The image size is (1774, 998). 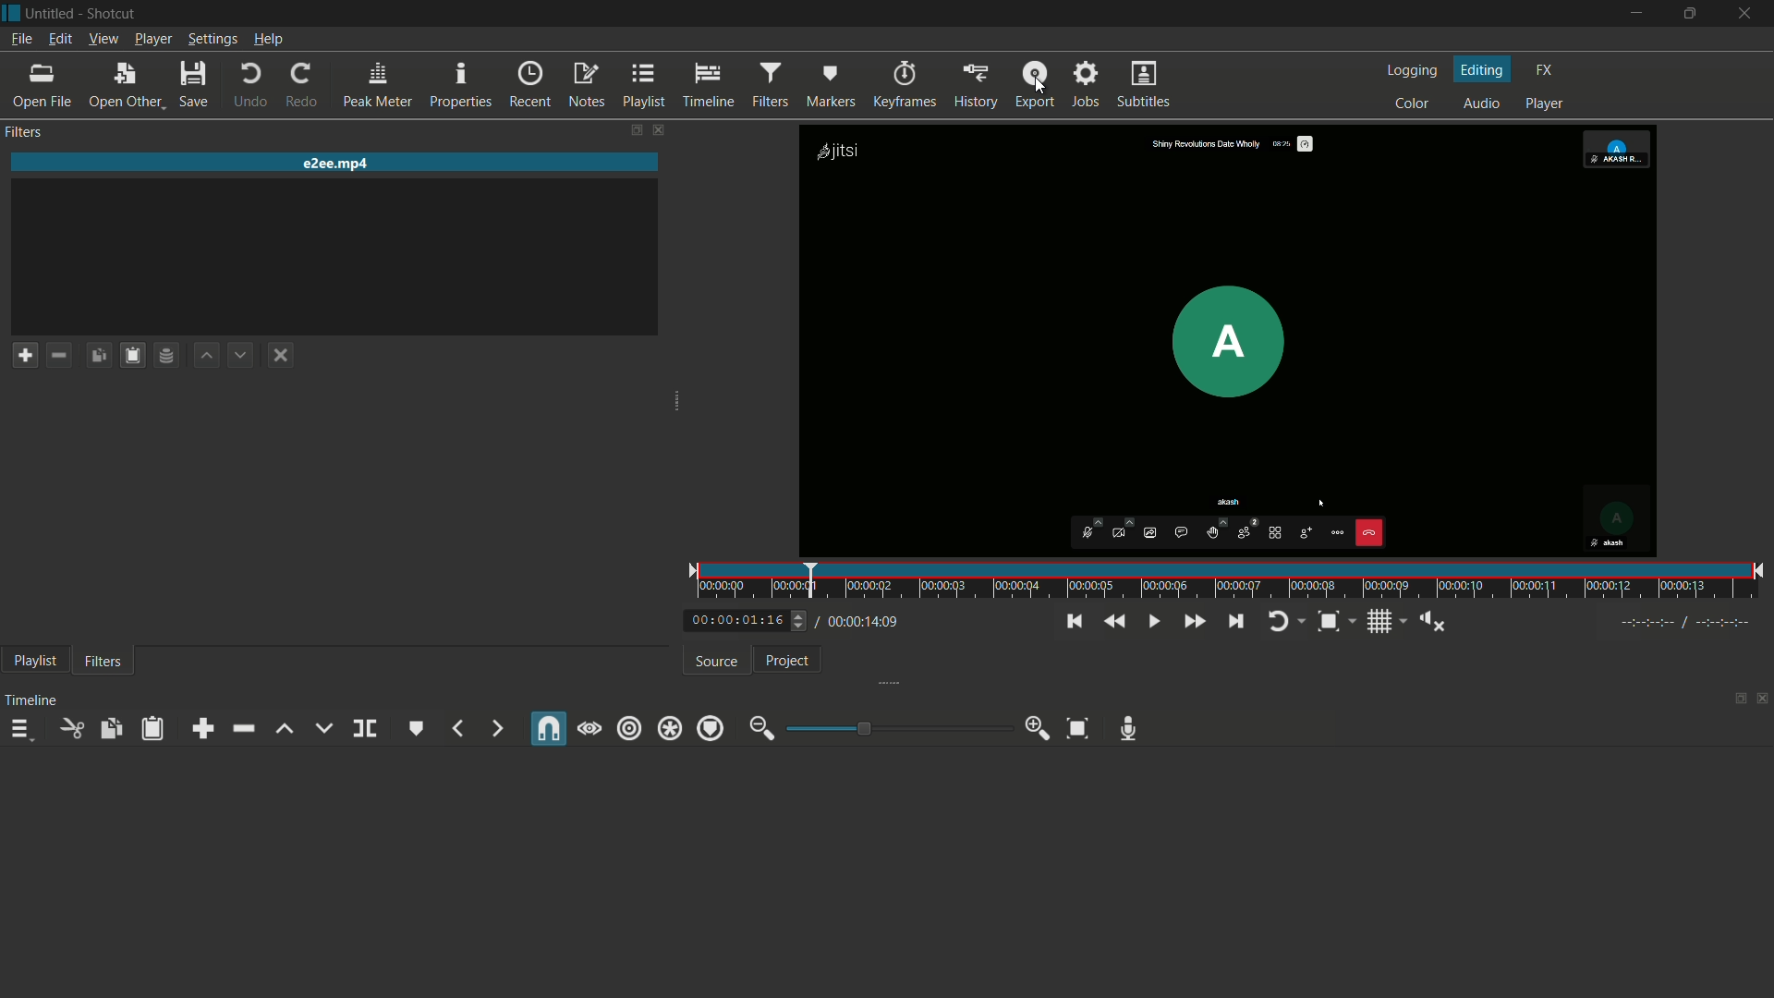 I want to click on edit menu, so click(x=56, y=38).